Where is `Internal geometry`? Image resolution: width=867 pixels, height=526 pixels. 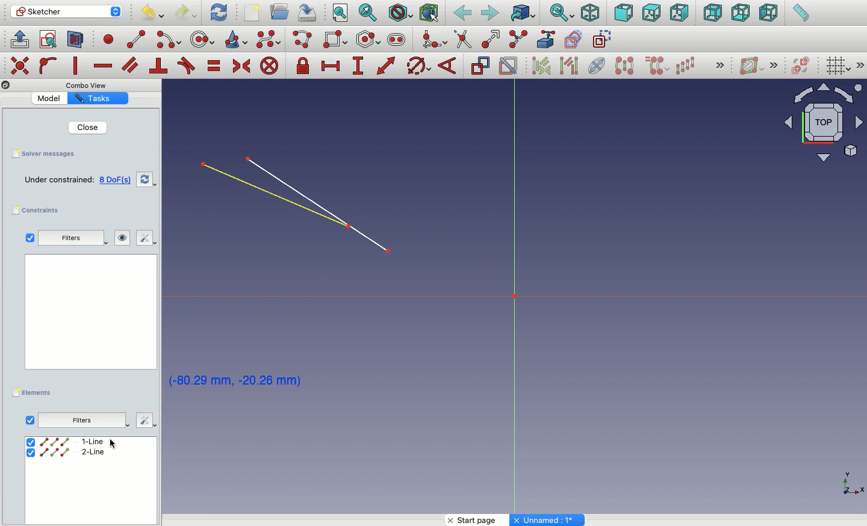 Internal geometry is located at coordinates (598, 65).